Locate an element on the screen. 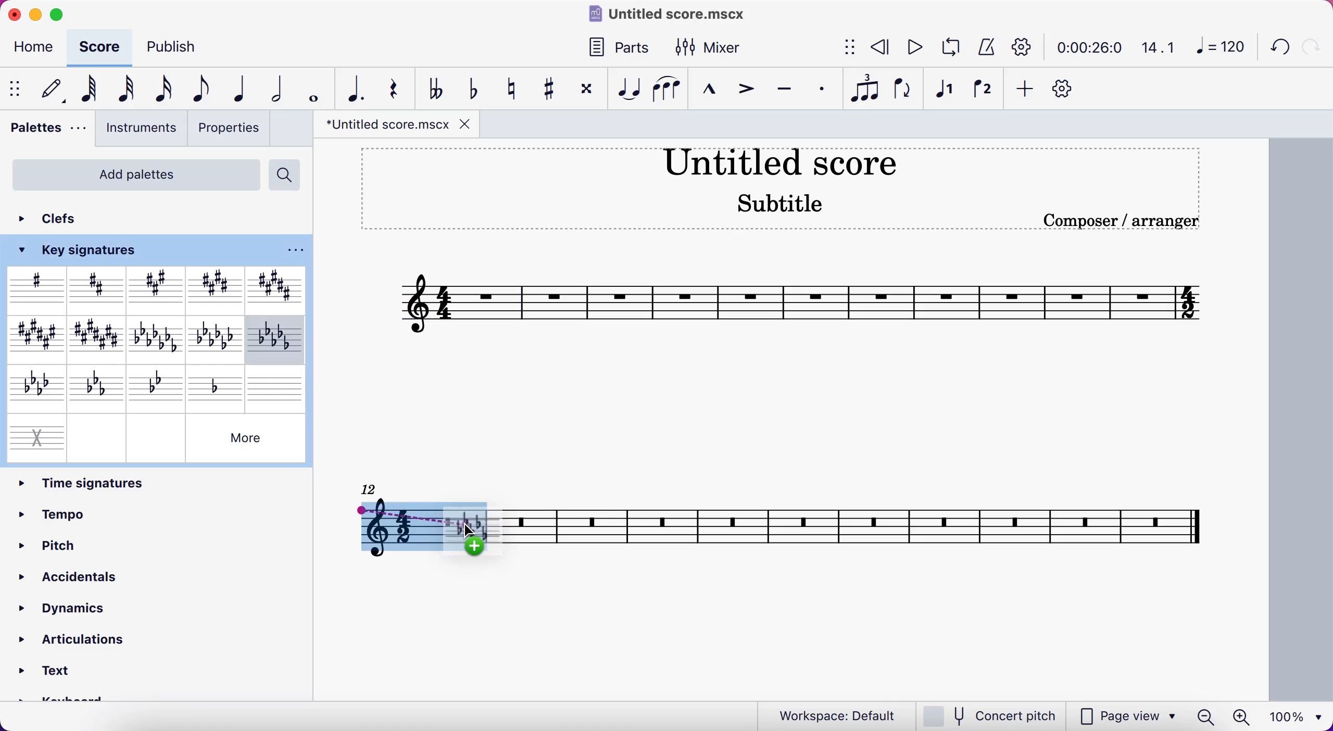 The height and width of the screenshot is (731, 1333). x is located at coordinates (35, 435).